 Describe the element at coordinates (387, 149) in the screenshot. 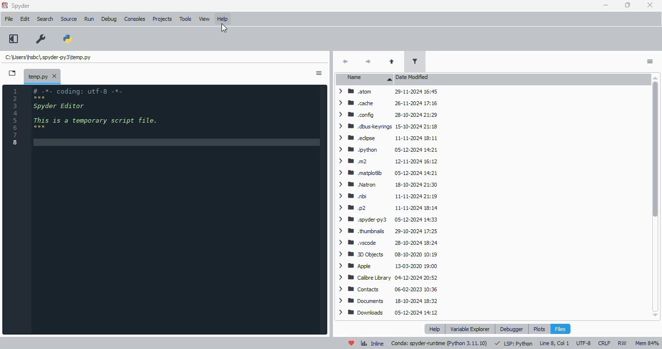

I see `> ® python 05-12-2024 14:21` at that location.